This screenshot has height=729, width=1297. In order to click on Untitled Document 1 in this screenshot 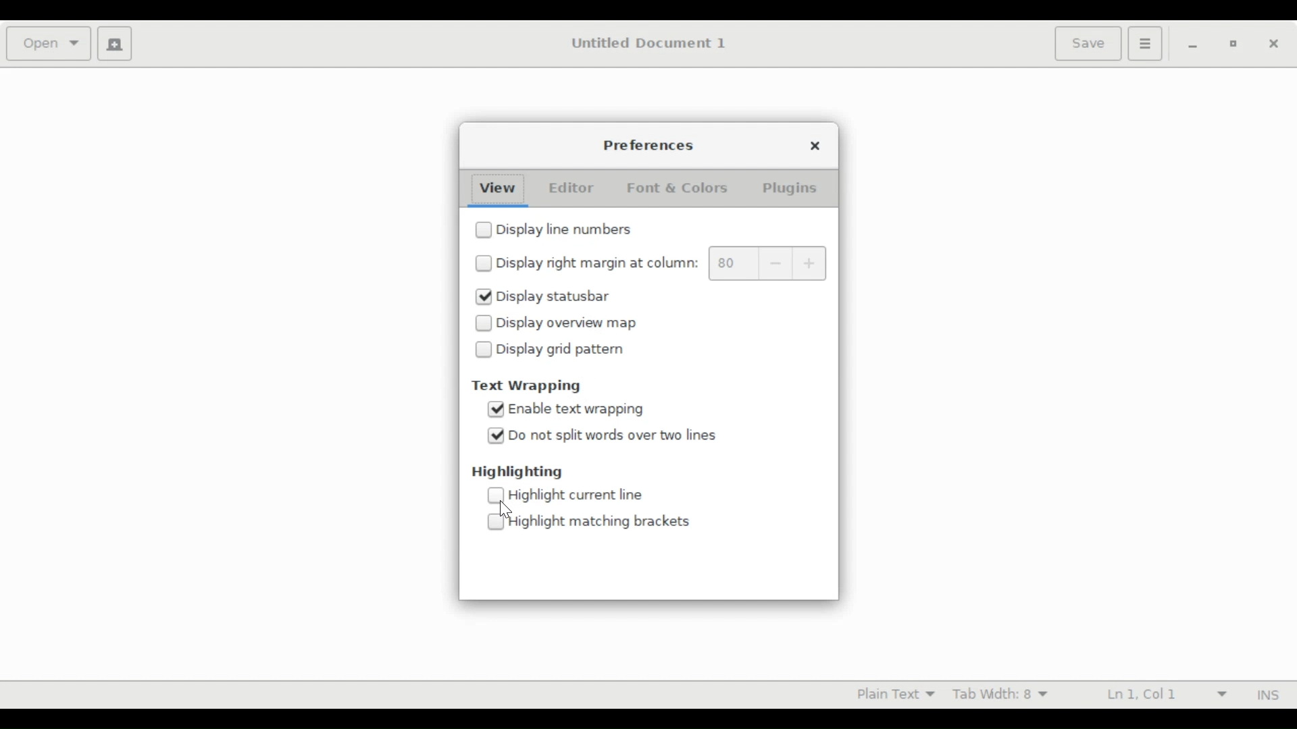, I will do `click(648, 43)`.